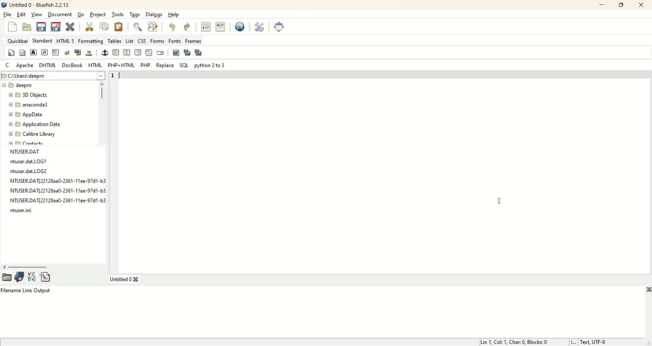 The image size is (652, 346). What do you see at coordinates (176, 52) in the screenshot?
I see `insert image` at bounding box center [176, 52].